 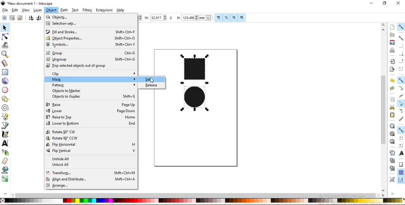 What do you see at coordinates (393, 153) in the screenshot?
I see `duplicate selected objects` at bounding box center [393, 153].